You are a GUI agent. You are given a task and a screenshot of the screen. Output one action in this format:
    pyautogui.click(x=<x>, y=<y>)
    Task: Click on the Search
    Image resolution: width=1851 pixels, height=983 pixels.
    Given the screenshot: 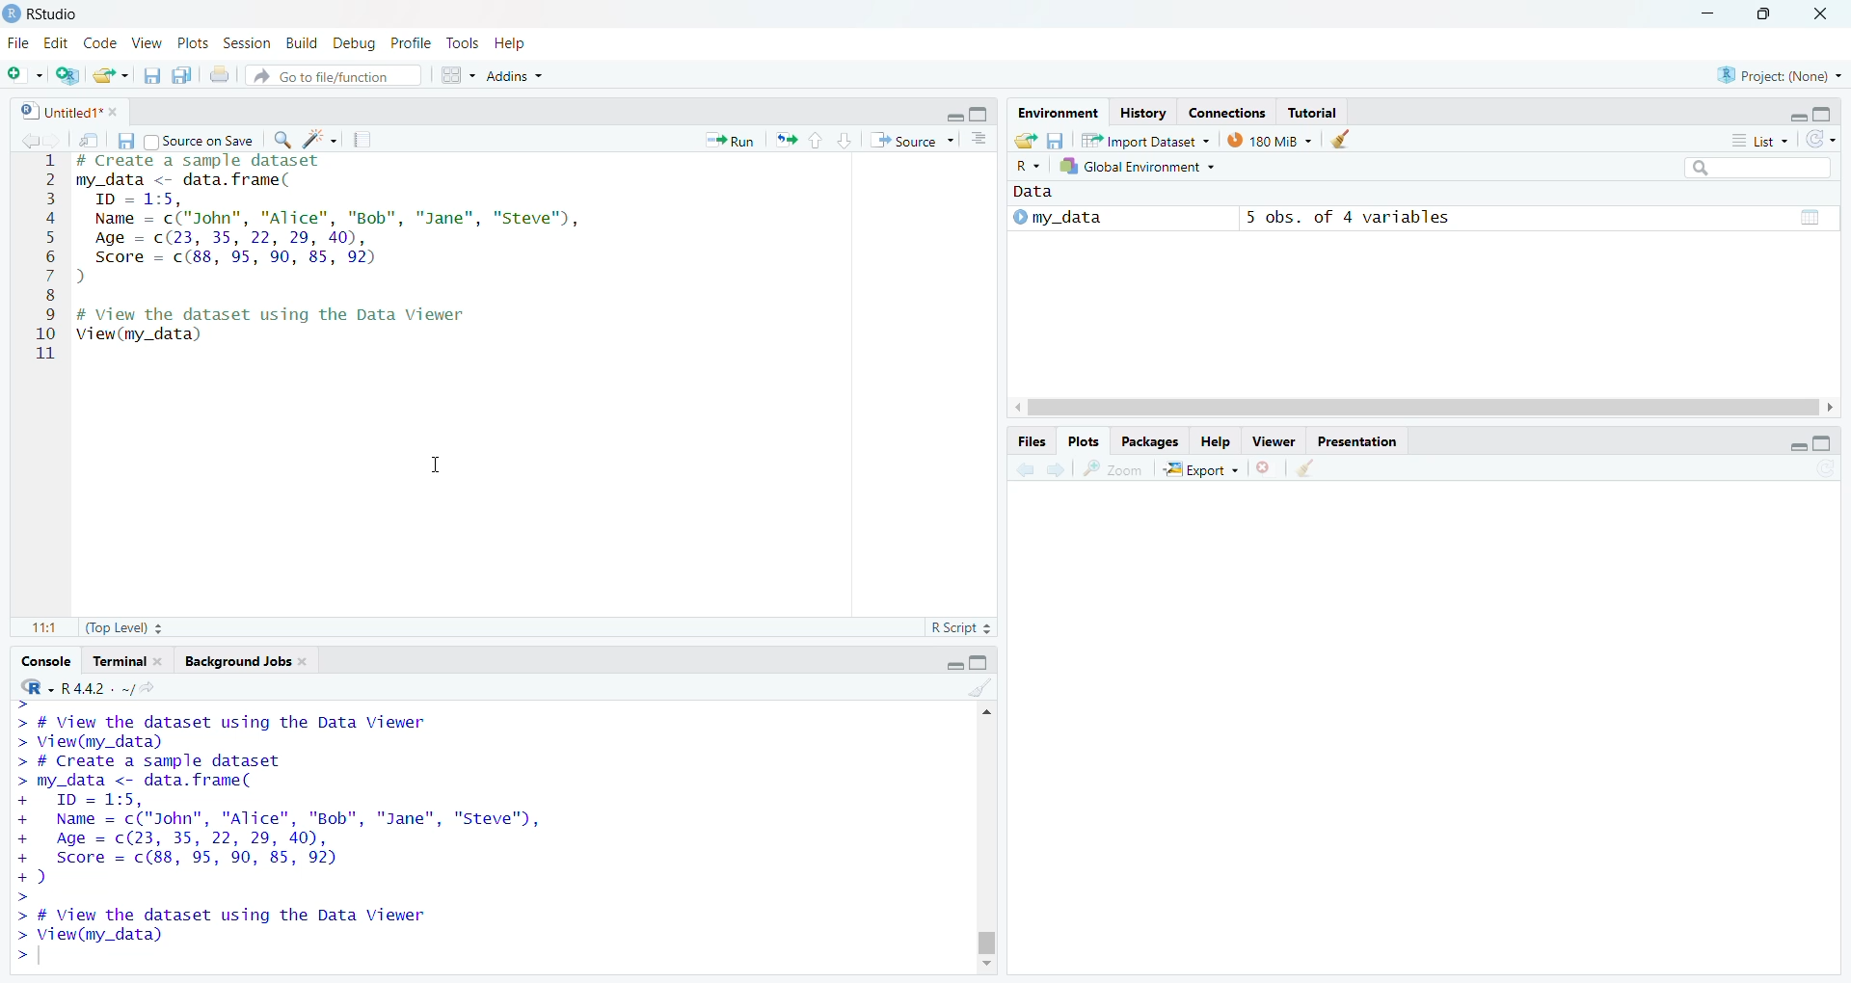 What is the action you would take?
    pyautogui.click(x=1759, y=167)
    